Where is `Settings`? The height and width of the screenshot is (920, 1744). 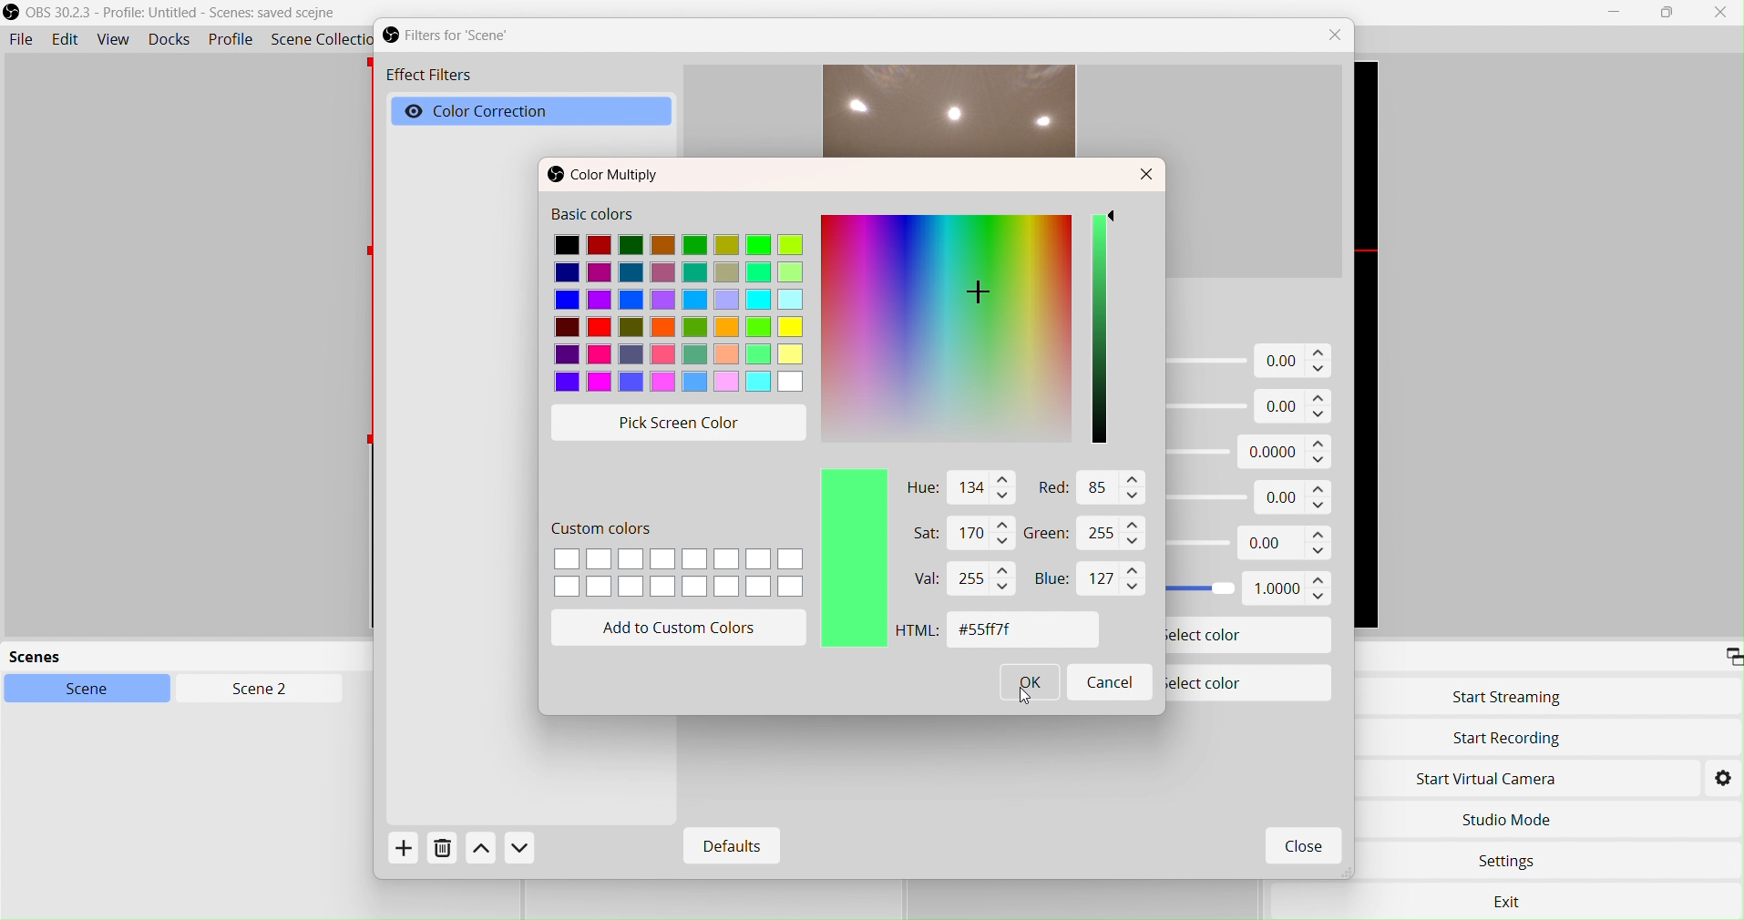 Settings is located at coordinates (1723, 777).